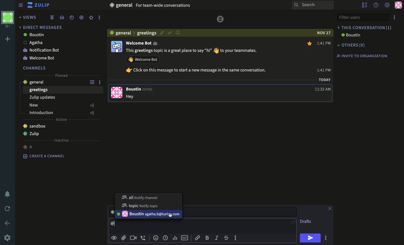  Describe the element at coordinates (27, 17) in the screenshot. I see `views` at that location.